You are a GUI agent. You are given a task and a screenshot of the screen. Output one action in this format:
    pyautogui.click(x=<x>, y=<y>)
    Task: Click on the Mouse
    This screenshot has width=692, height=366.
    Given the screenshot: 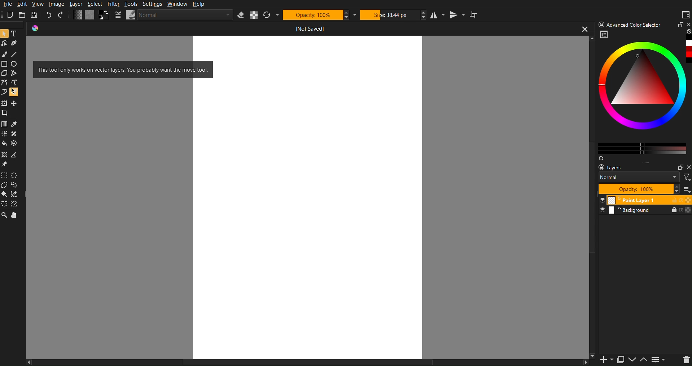 What is the action you would take?
    pyautogui.click(x=16, y=92)
    